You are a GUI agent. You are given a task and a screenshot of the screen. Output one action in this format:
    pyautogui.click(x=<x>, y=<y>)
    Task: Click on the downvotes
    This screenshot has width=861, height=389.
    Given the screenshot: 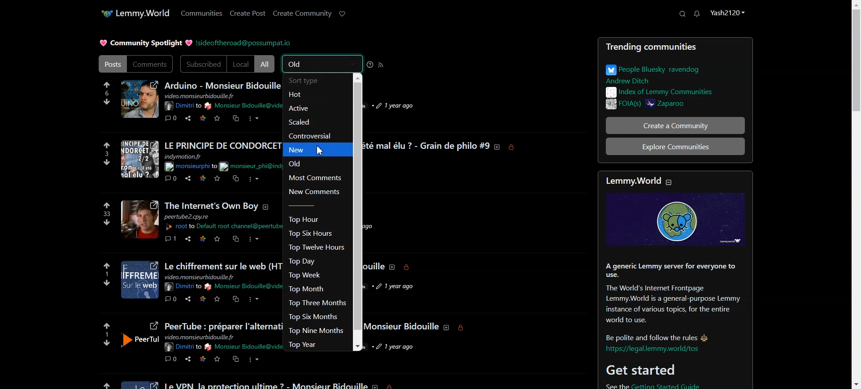 What is the action you would take?
    pyautogui.click(x=108, y=284)
    